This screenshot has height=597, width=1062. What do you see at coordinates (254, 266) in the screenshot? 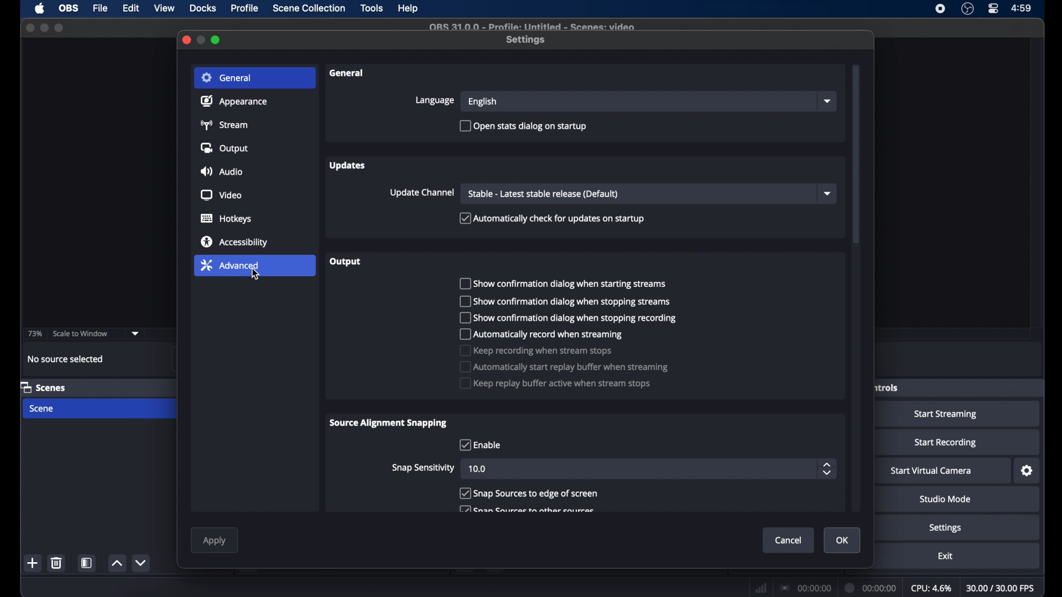
I see `advanced` at bounding box center [254, 266].